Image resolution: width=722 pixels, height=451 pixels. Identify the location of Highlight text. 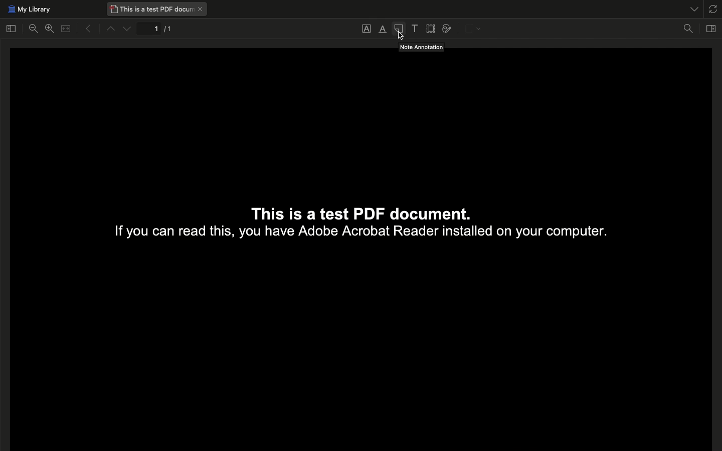
(382, 30).